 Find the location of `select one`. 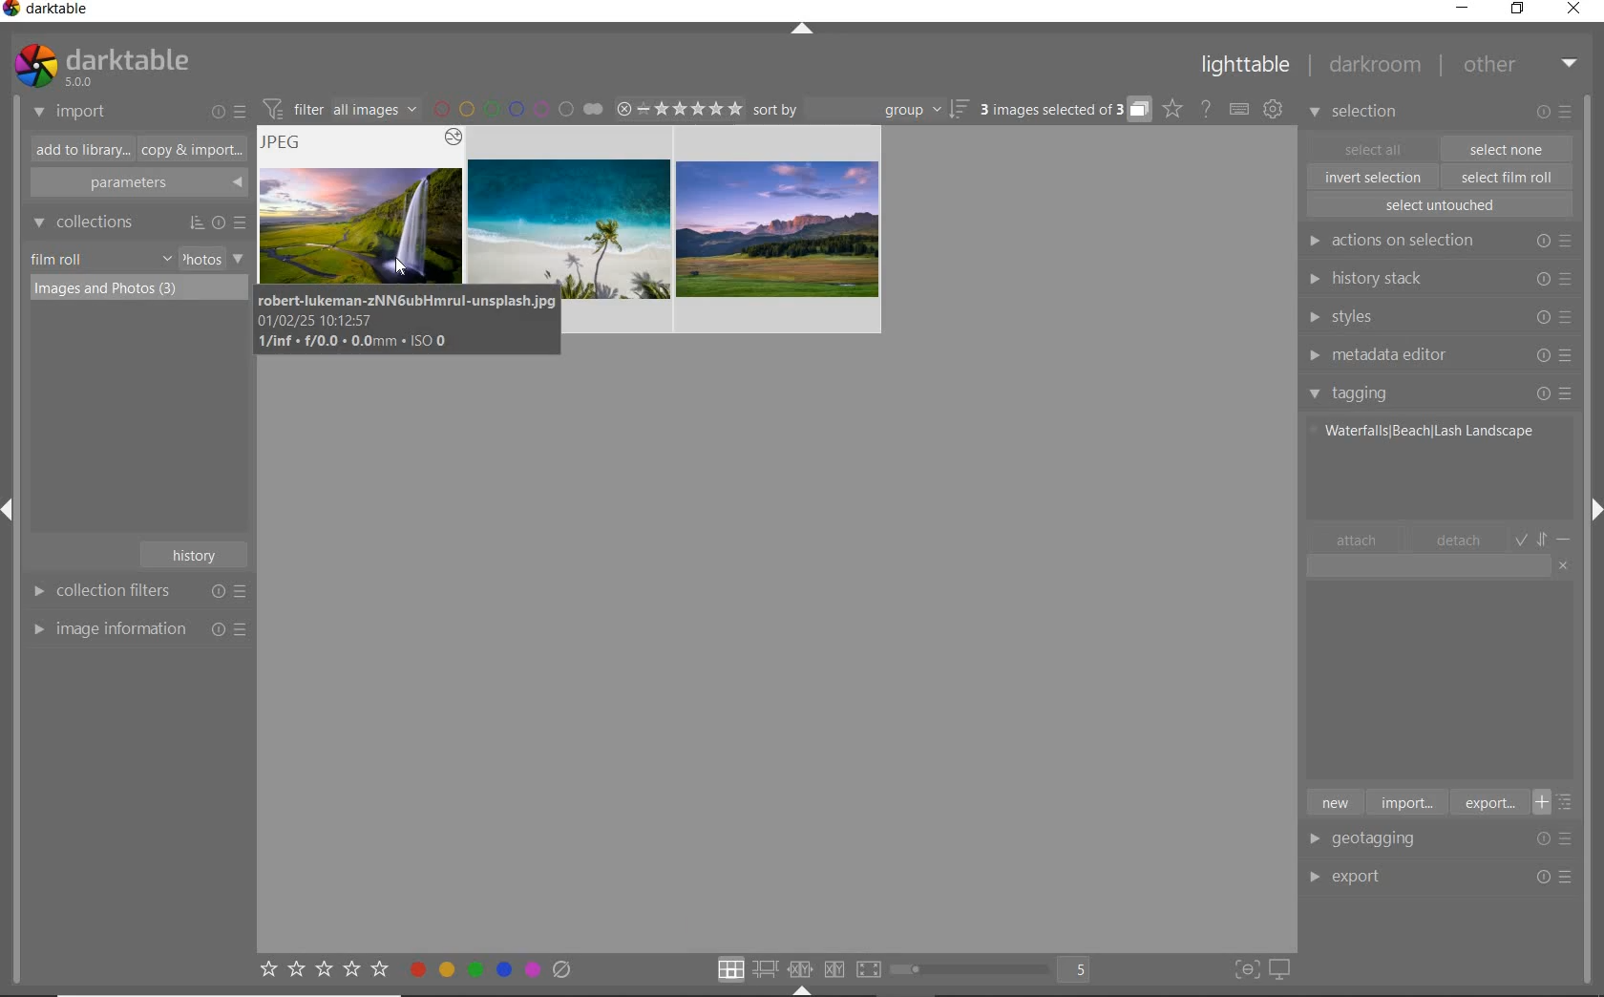

select one is located at coordinates (1507, 148).